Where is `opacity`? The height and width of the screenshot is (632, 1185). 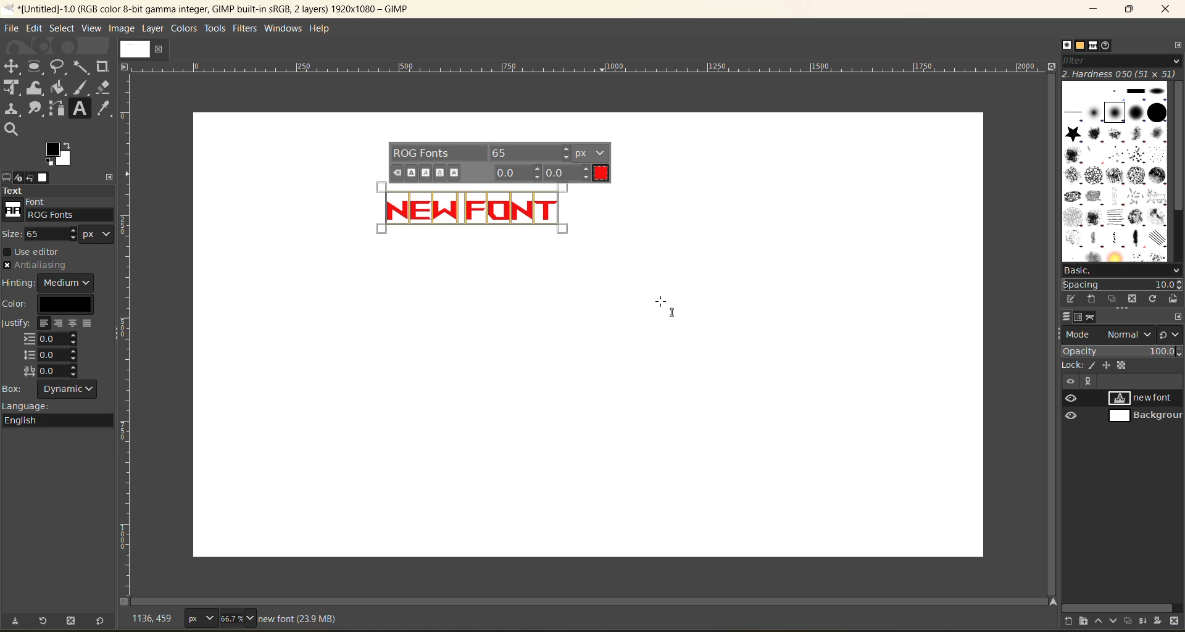 opacity is located at coordinates (1123, 353).